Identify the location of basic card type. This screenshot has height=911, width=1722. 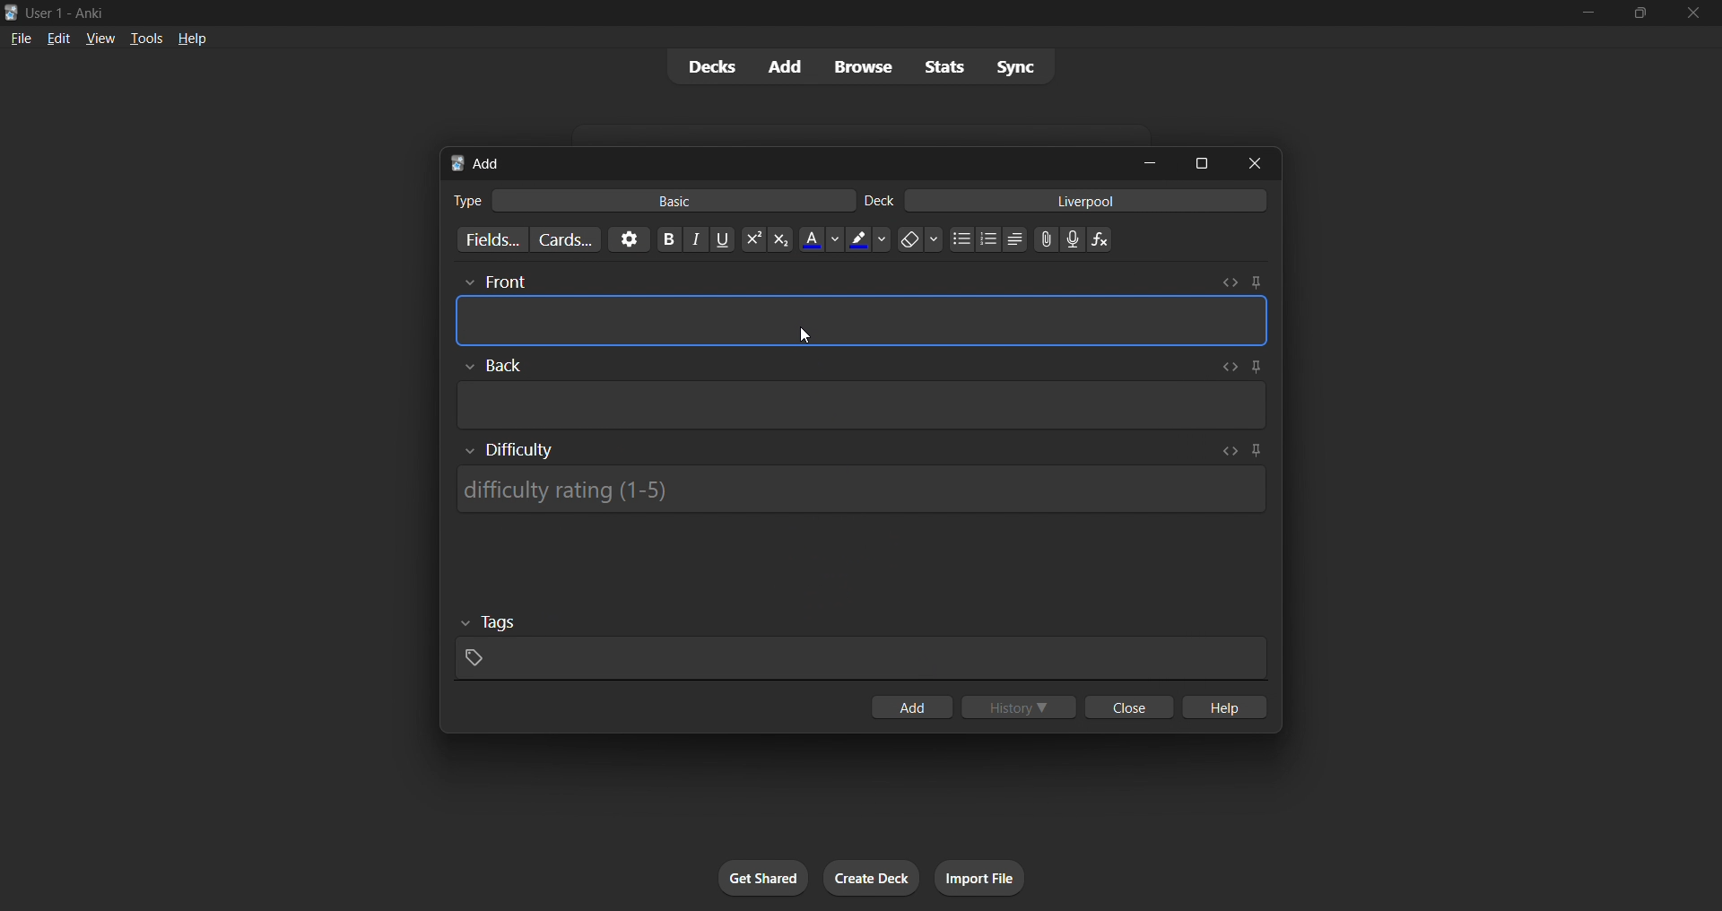
(672, 201).